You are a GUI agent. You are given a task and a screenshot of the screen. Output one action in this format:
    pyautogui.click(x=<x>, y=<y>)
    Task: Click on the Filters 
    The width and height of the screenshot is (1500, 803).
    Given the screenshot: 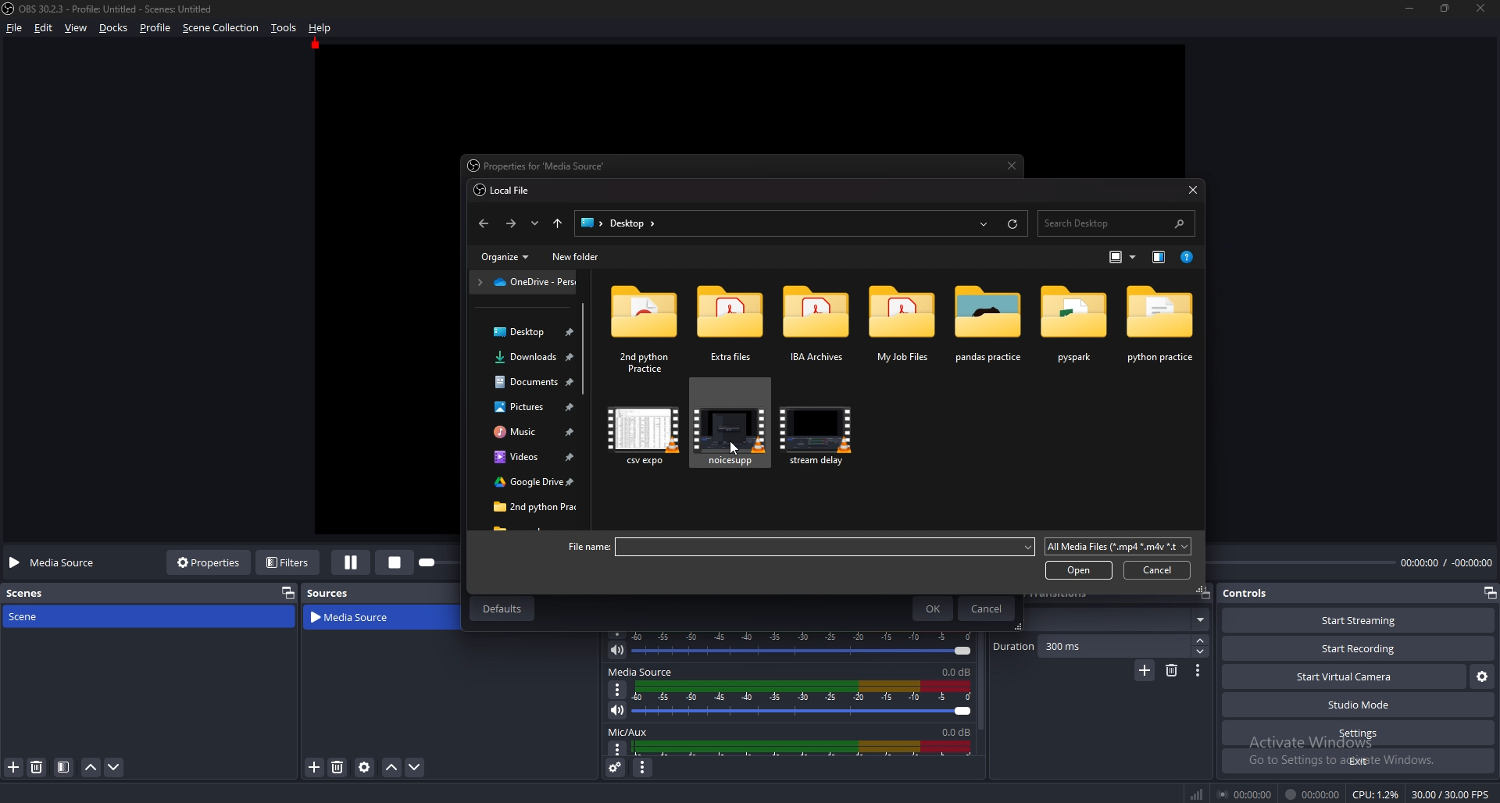 What is the action you would take?
    pyautogui.click(x=290, y=562)
    